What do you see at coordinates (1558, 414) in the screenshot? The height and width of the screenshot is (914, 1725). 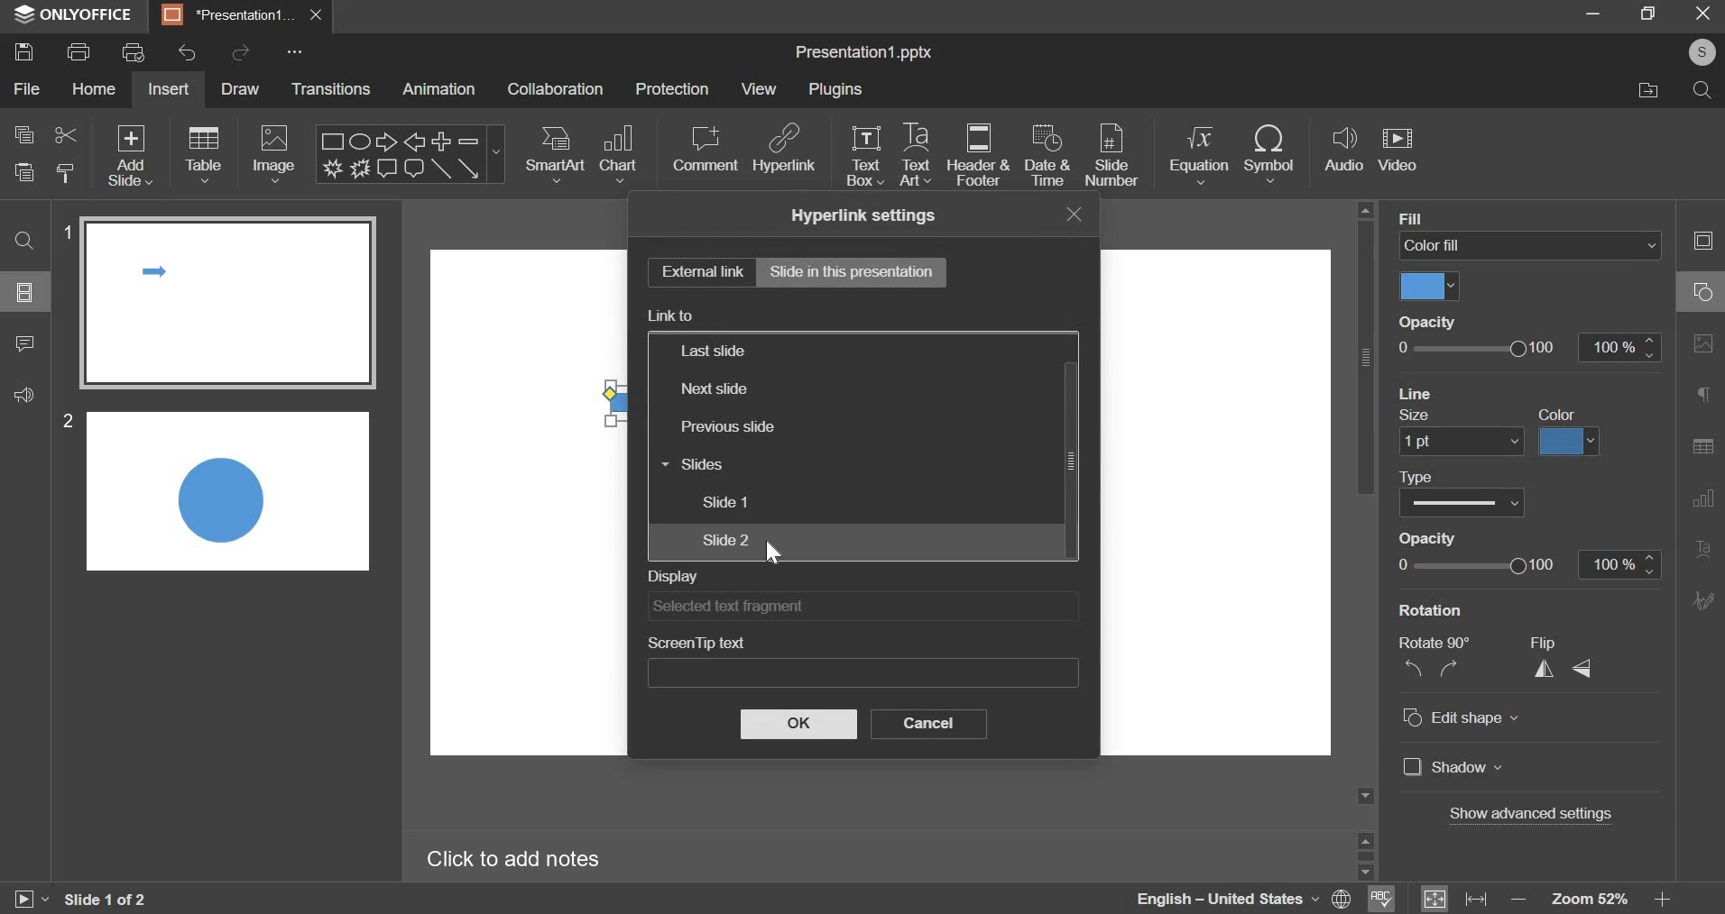 I see `Color` at bounding box center [1558, 414].